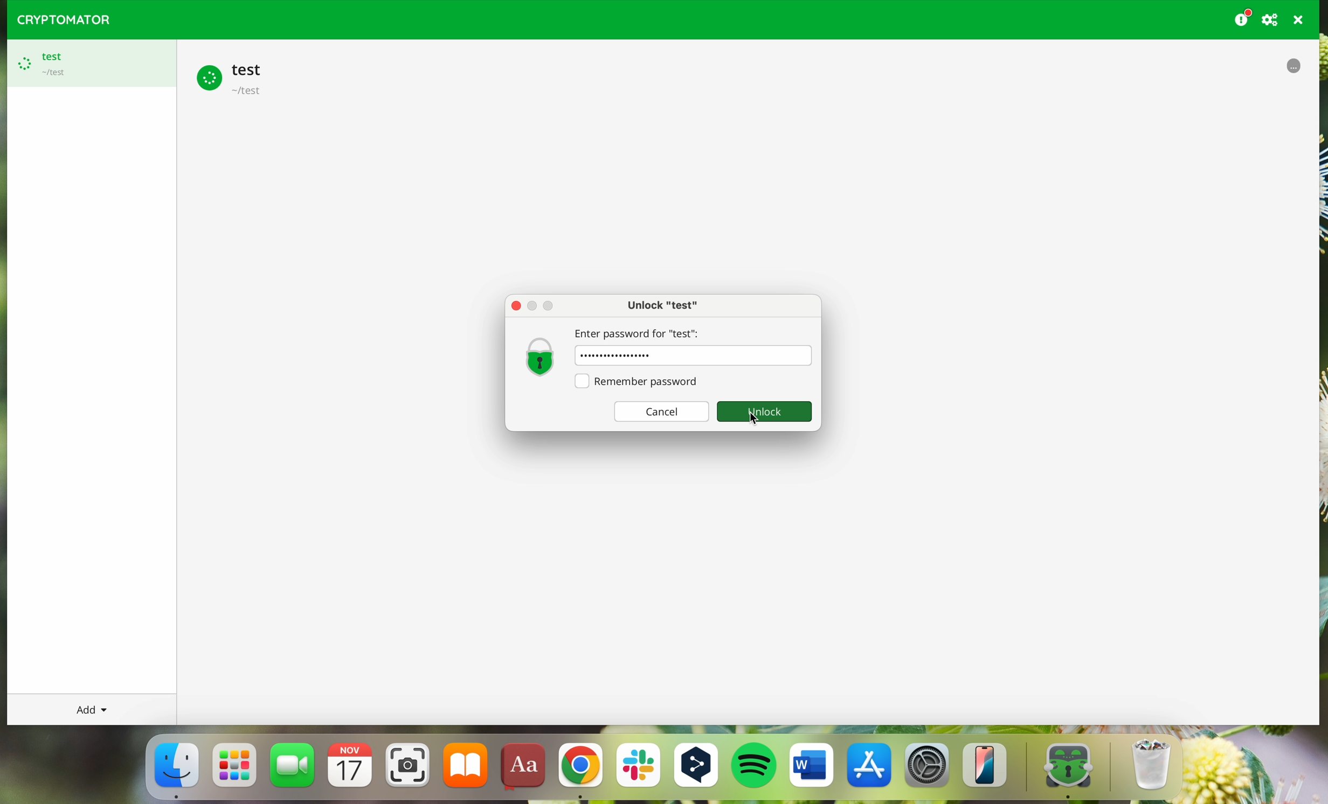 The width and height of the screenshot is (1328, 804). I want to click on Google Chrome, so click(579, 771).